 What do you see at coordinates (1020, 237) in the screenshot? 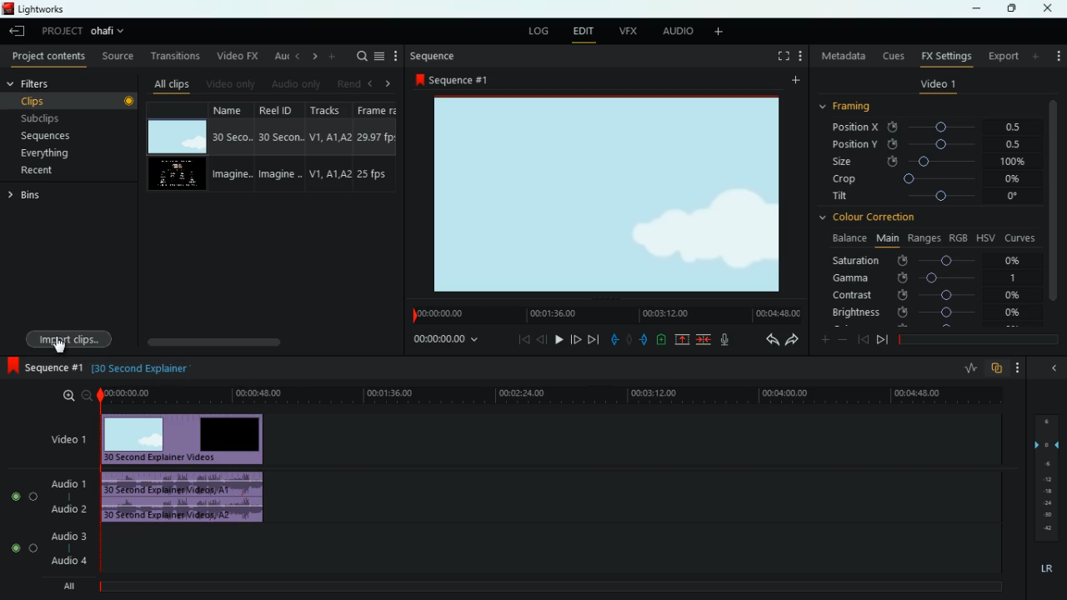
I see `curves` at bounding box center [1020, 237].